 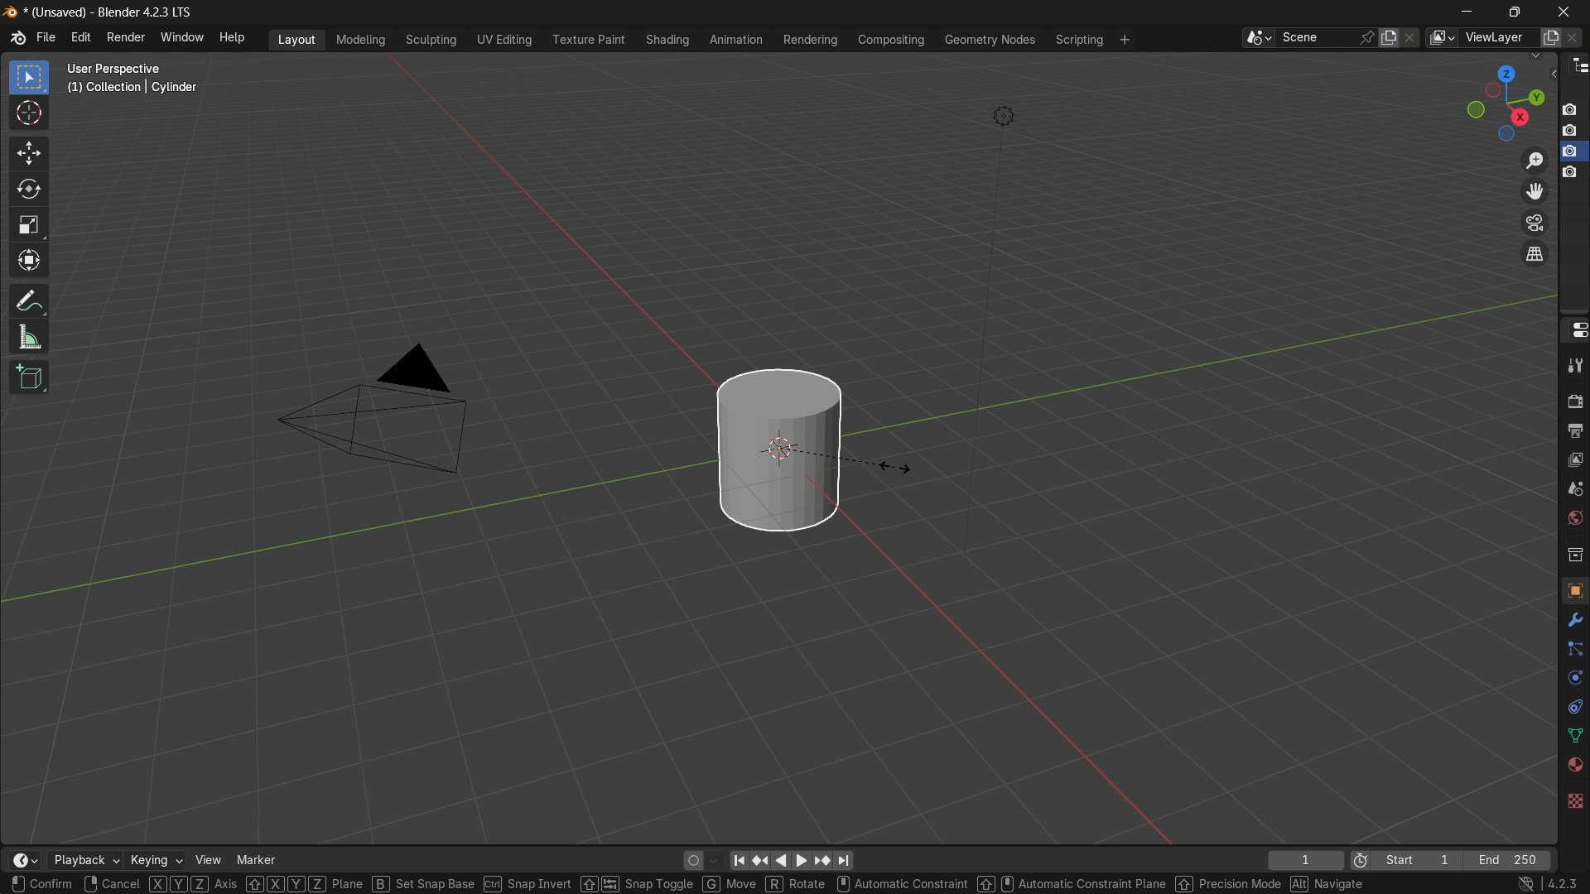 I want to click on playback, so click(x=84, y=860).